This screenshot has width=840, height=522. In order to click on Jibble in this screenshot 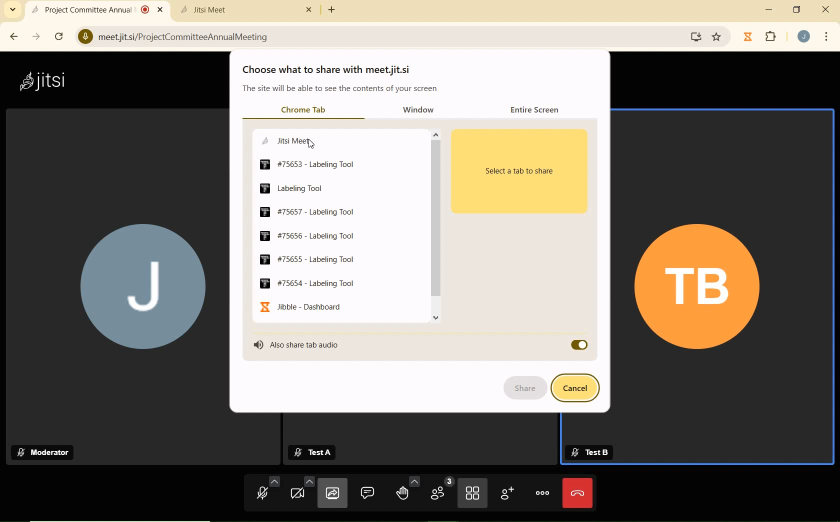, I will do `click(748, 36)`.